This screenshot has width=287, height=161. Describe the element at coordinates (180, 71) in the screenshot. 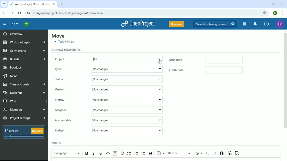

I see `Finish date` at that location.